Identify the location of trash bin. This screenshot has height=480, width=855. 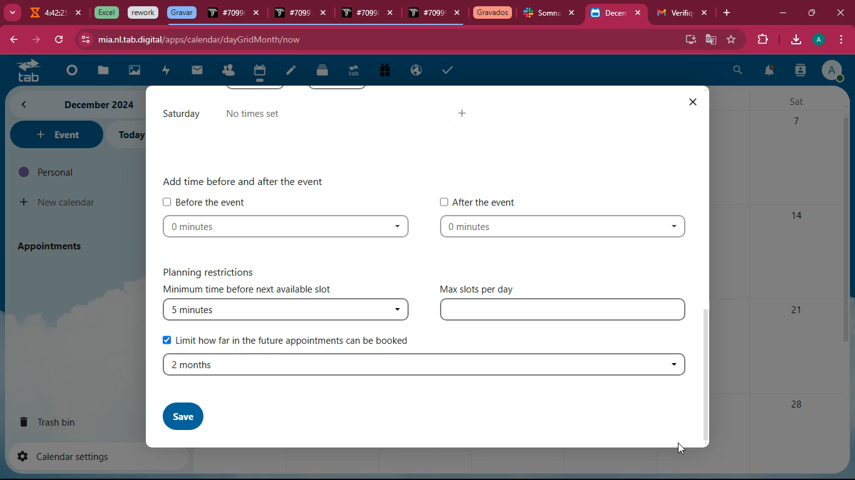
(60, 421).